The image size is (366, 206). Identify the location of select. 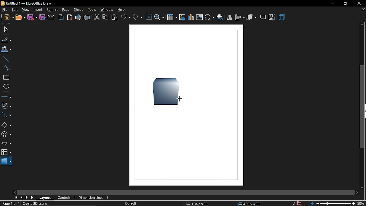
(5, 29).